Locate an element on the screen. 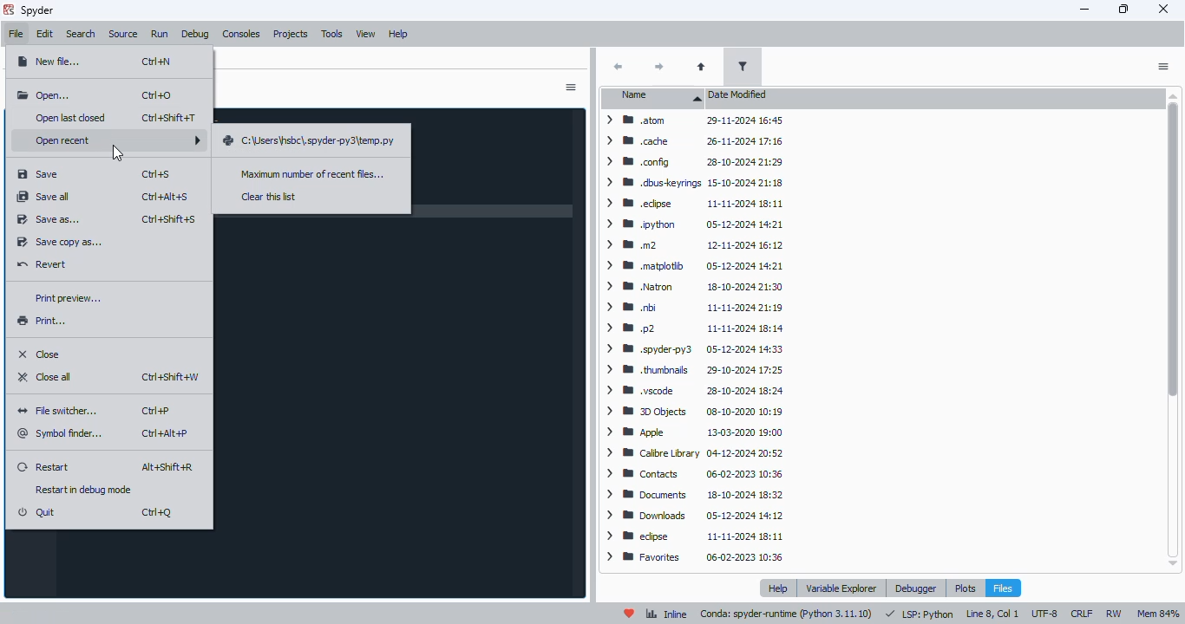 This screenshot has height=624, width=1185. maximize is located at coordinates (1125, 9).